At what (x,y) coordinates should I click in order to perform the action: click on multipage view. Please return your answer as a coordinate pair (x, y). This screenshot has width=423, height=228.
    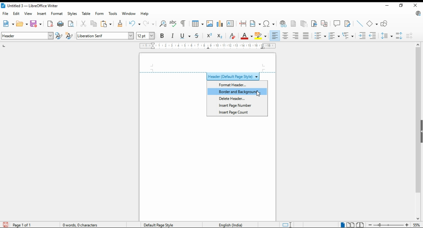
    Looking at the image, I should click on (351, 225).